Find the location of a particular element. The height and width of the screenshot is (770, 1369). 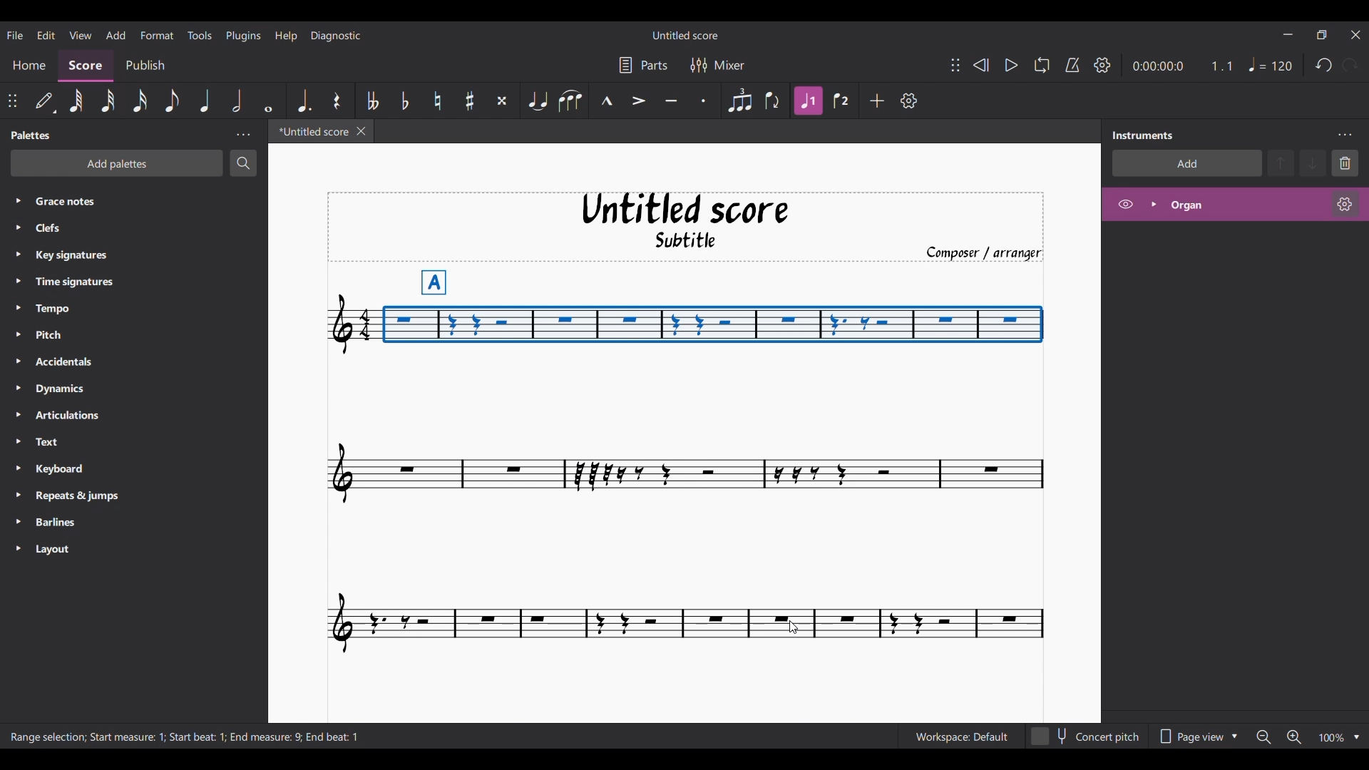

Tuplet is located at coordinates (740, 101).